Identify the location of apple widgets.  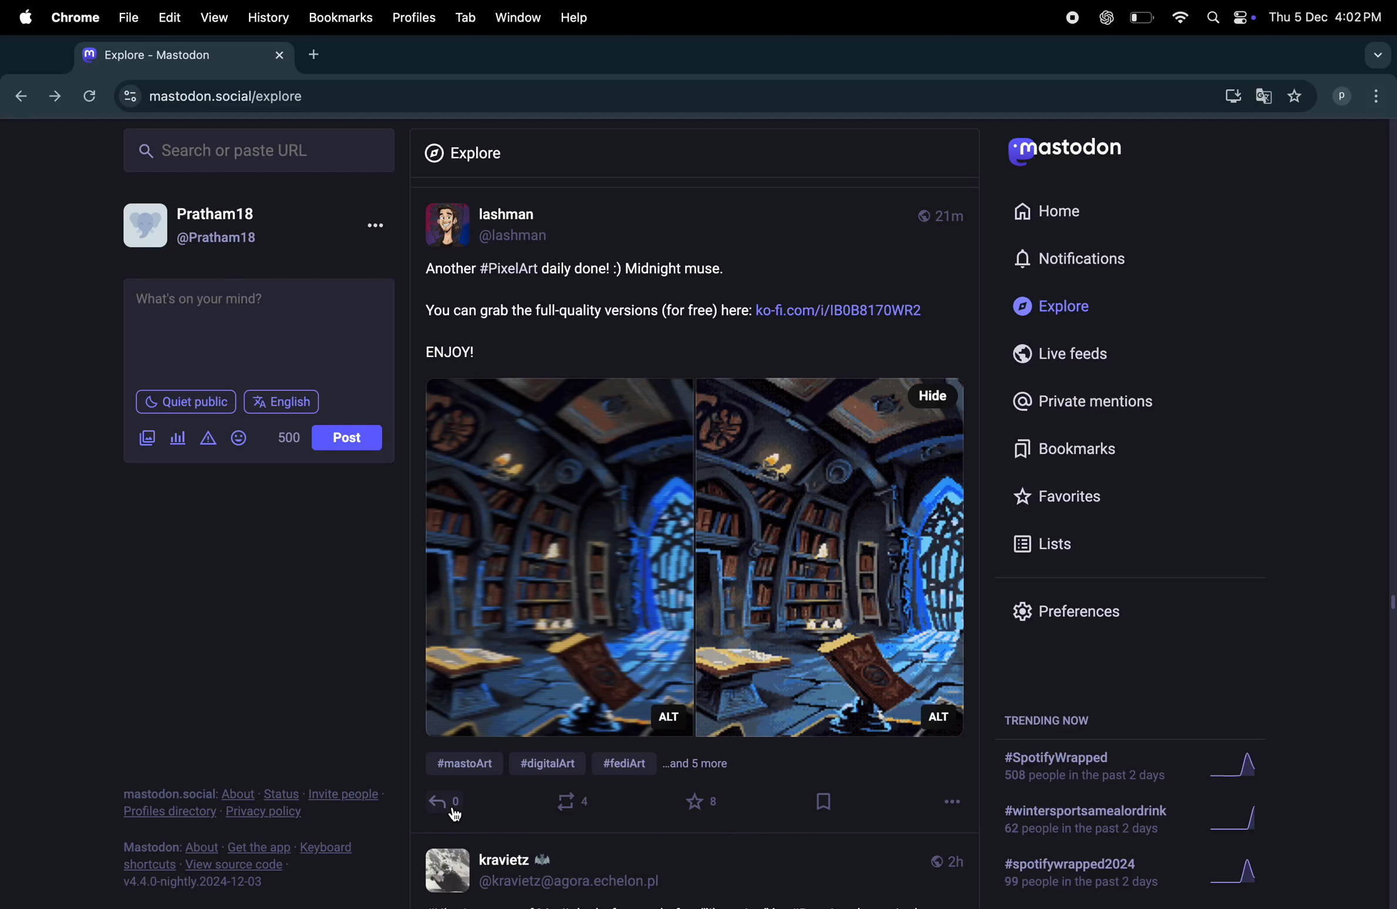
(1229, 17).